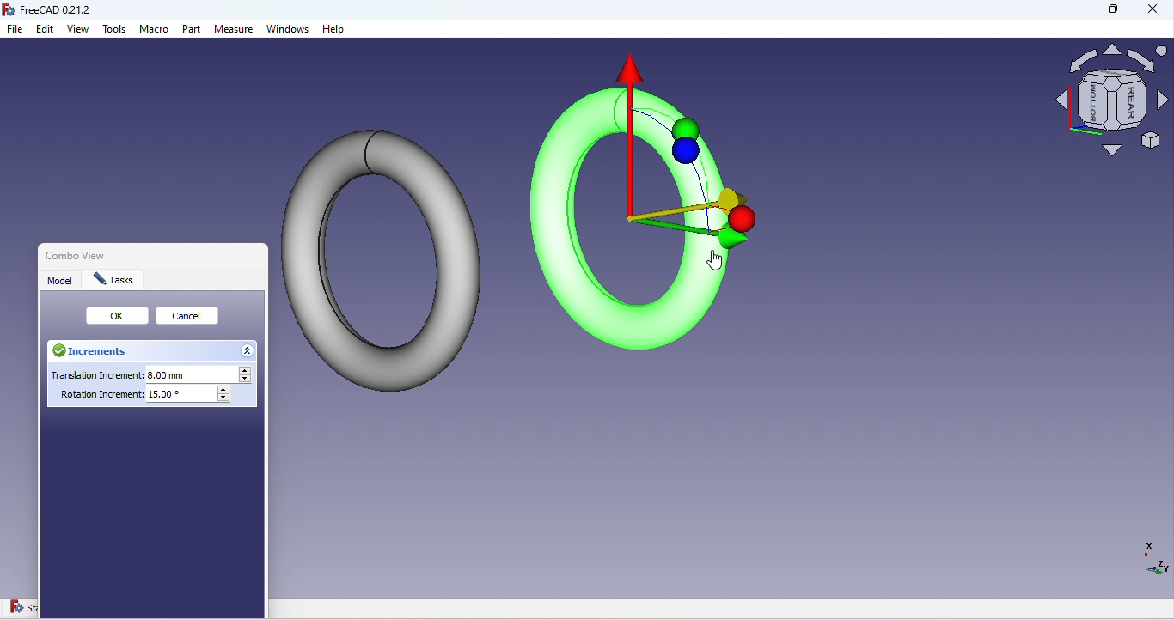 The width and height of the screenshot is (1174, 620). Describe the element at coordinates (115, 280) in the screenshot. I see `Tasks` at that location.